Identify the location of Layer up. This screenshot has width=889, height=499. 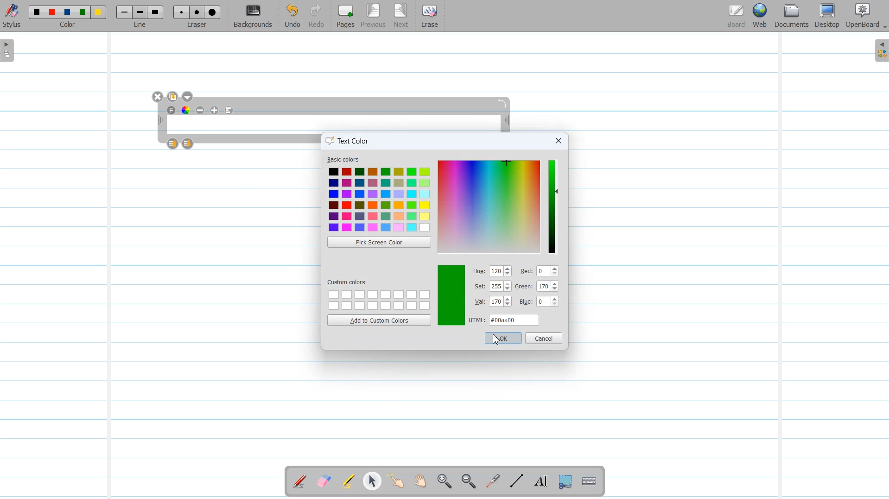
(173, 143).